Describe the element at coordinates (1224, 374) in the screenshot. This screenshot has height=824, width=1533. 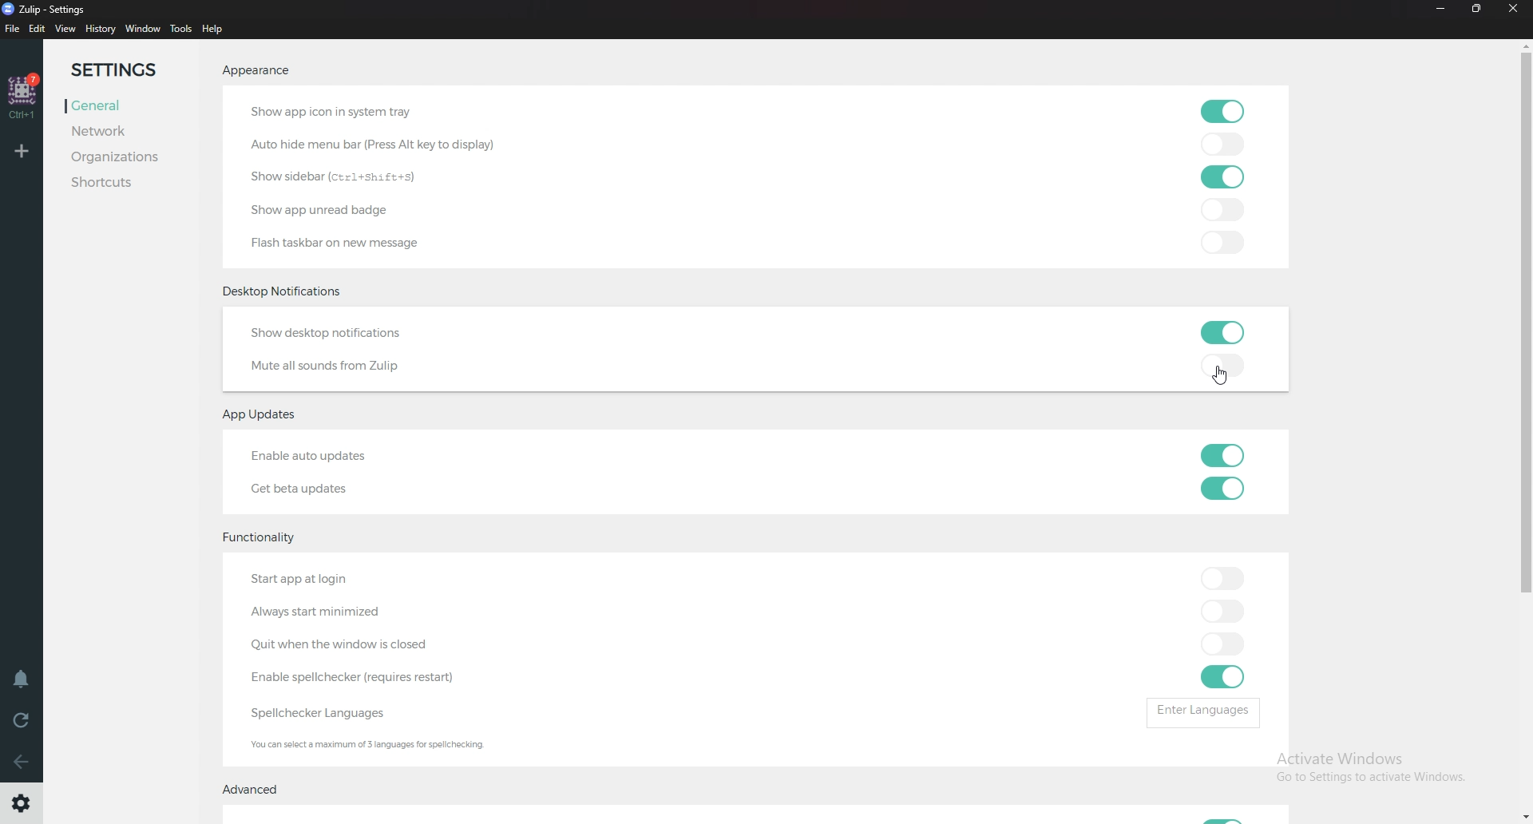
I see `Cursor` at that location.